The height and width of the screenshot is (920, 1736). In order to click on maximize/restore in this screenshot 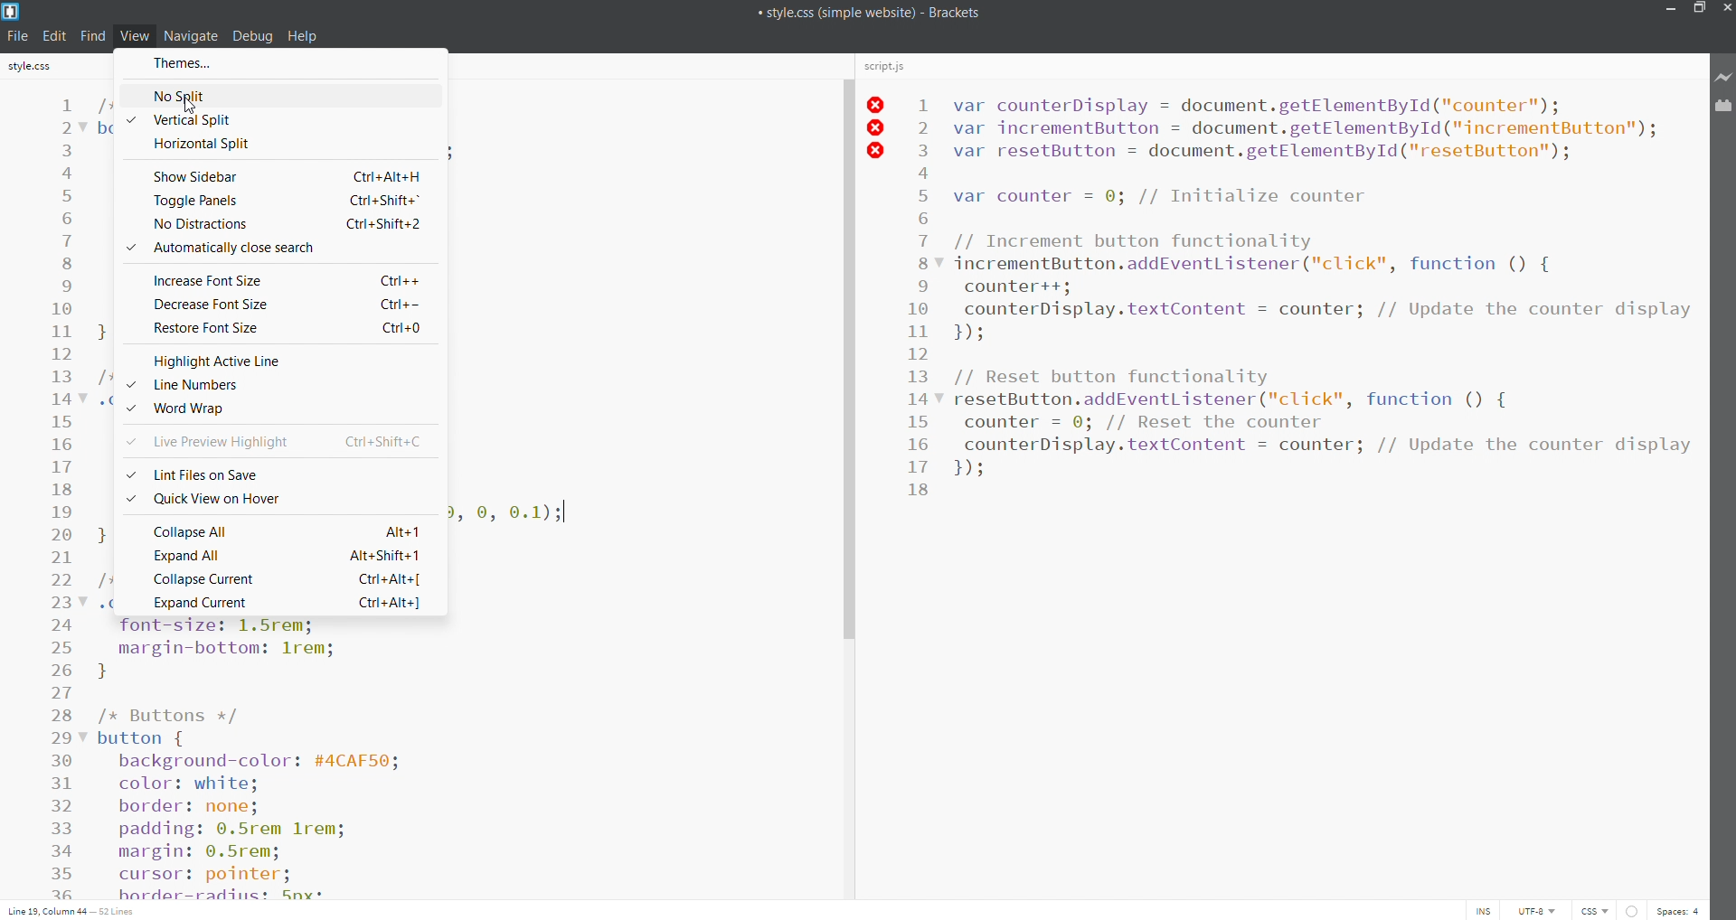, I will do `click(1697, 11)`.